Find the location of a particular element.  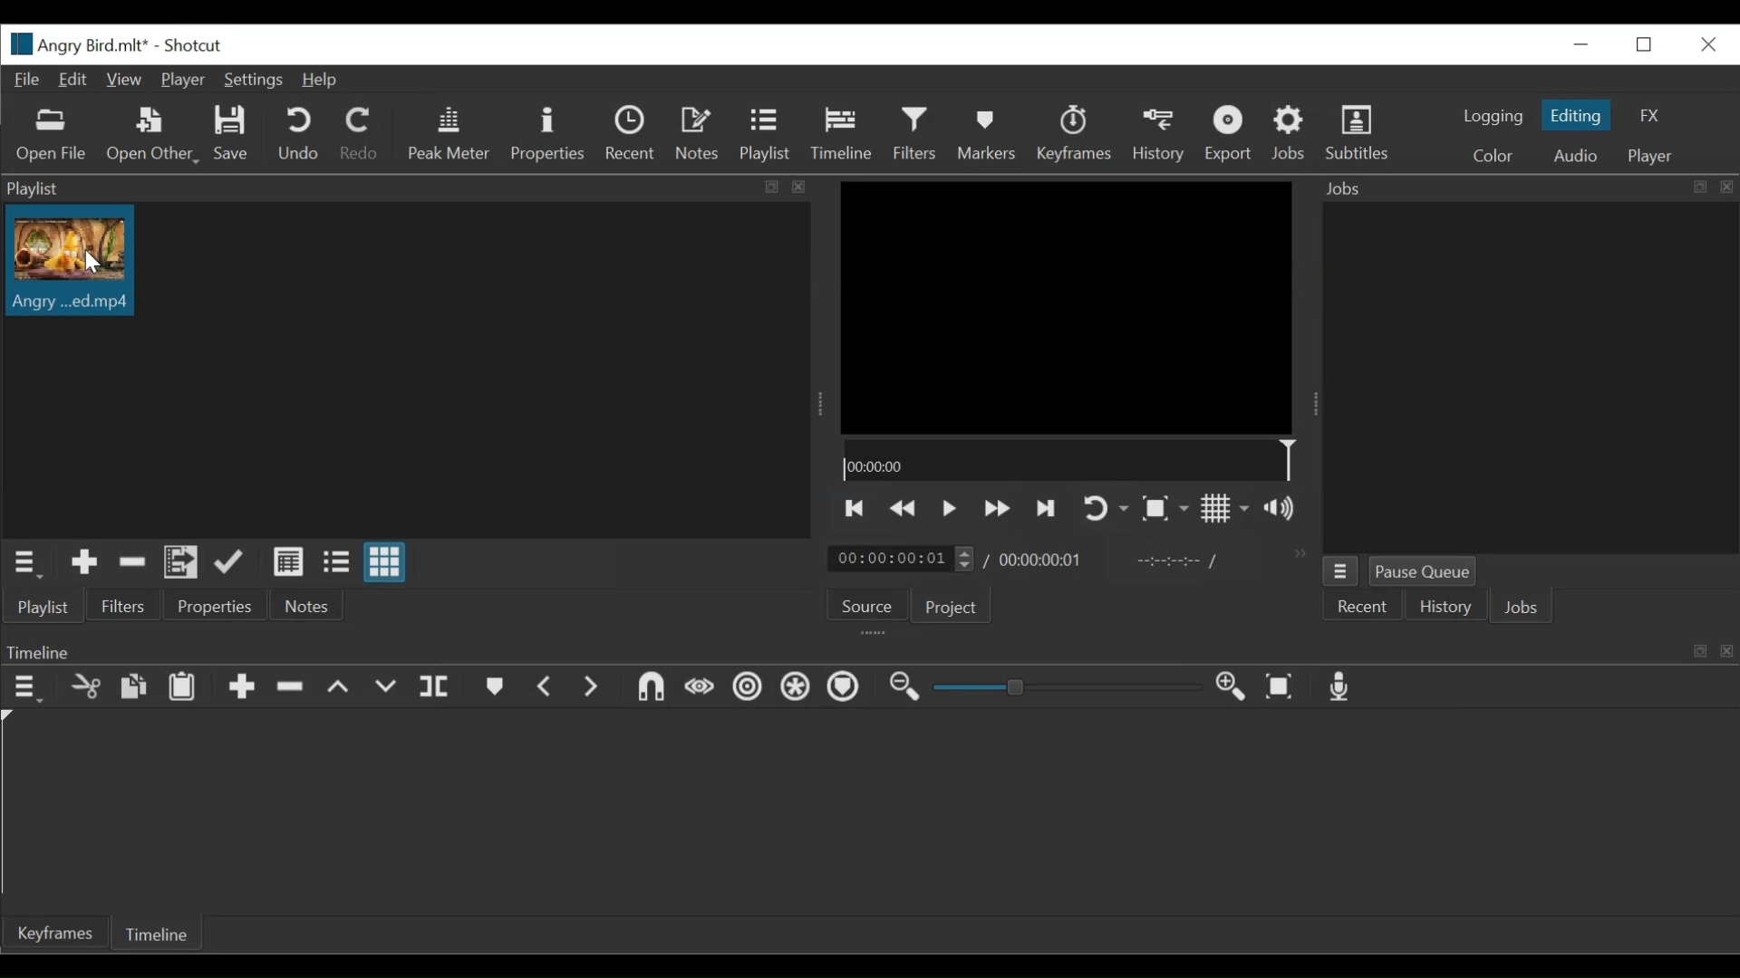

jobs menu is located at coordinates (1339, 571).